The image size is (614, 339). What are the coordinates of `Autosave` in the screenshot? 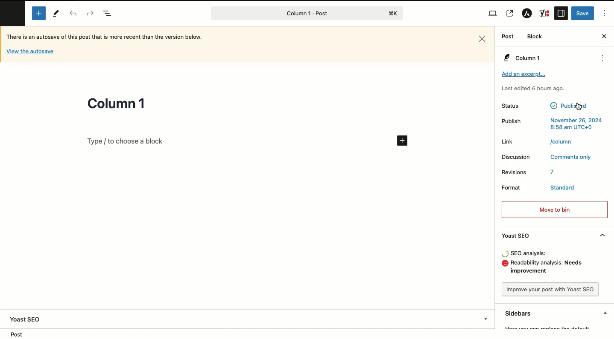 It's located at (30, 51).